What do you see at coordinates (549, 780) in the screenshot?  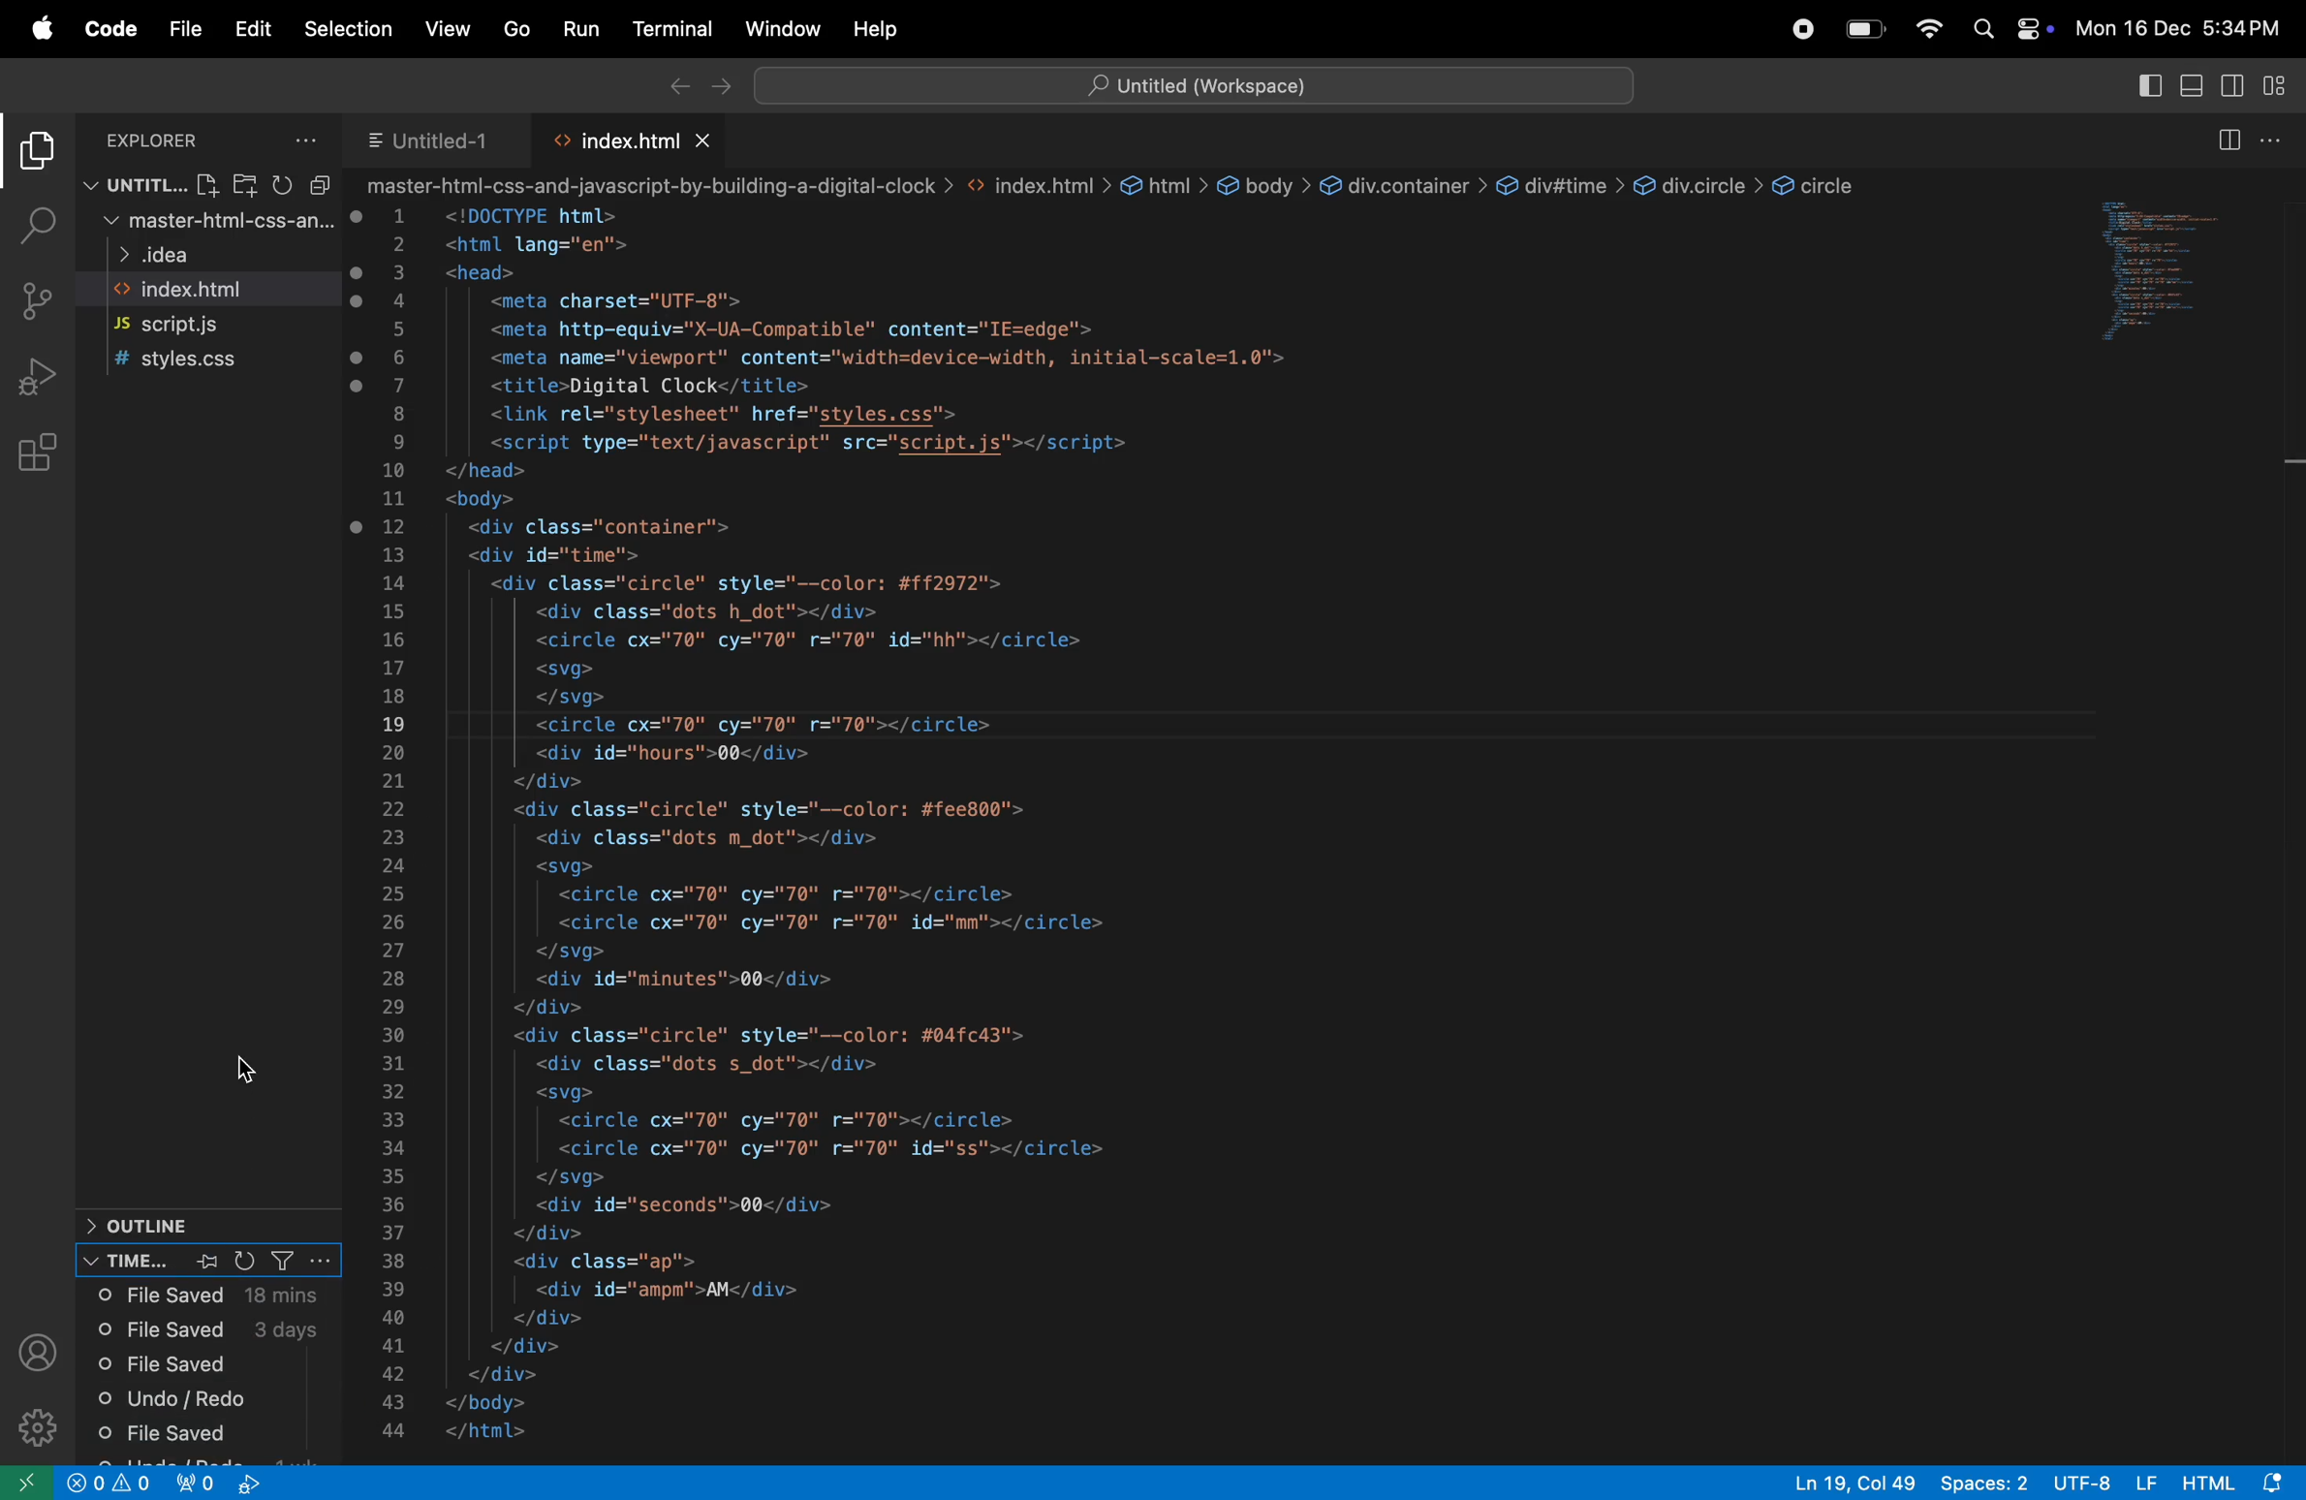 I see `</div>` at bounding box center [549, 780].